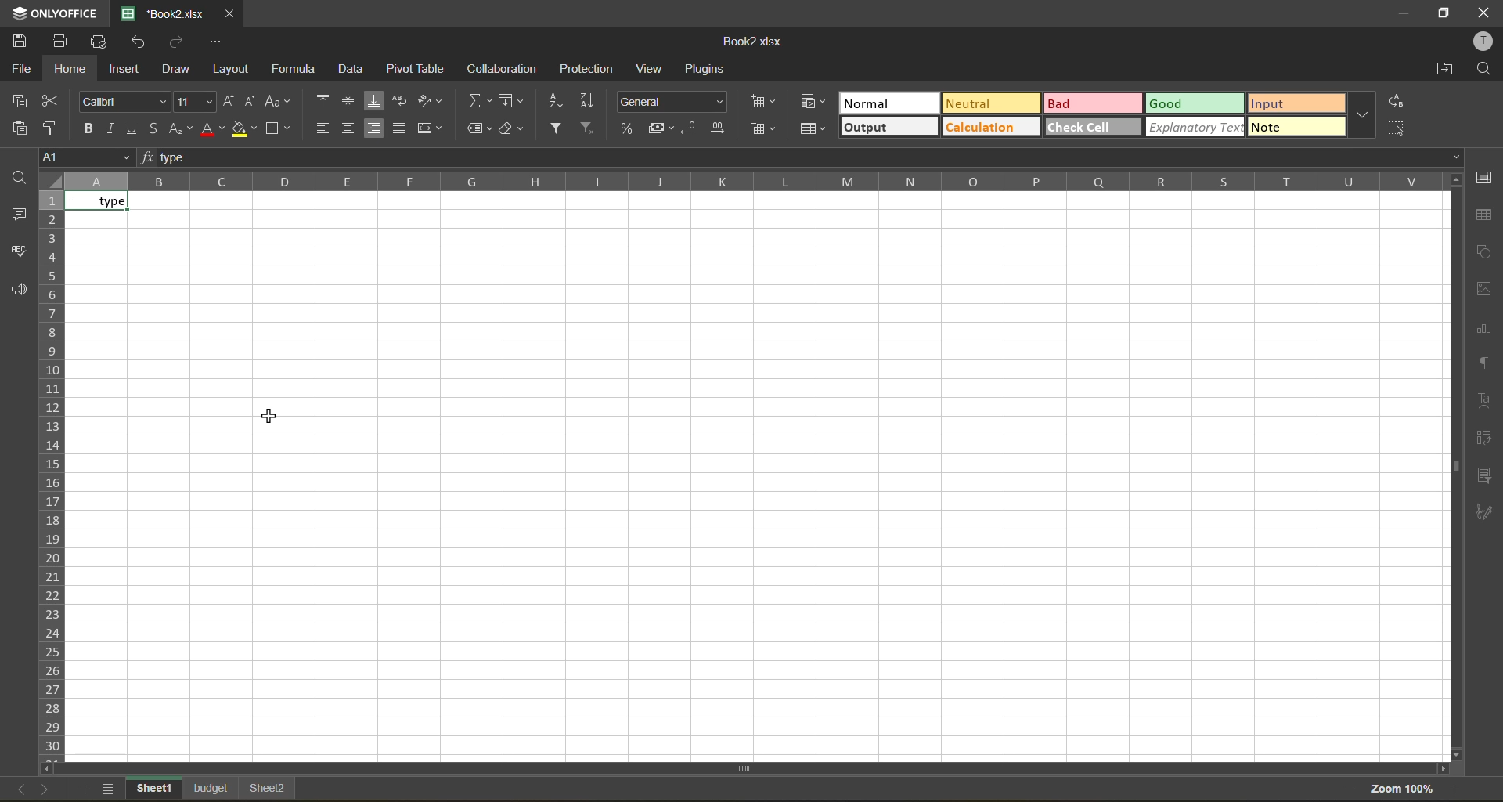  What do you see at coordinates (21, 253) in the screenshot?
I see `spellcheck` at bounding box center [21, 253].